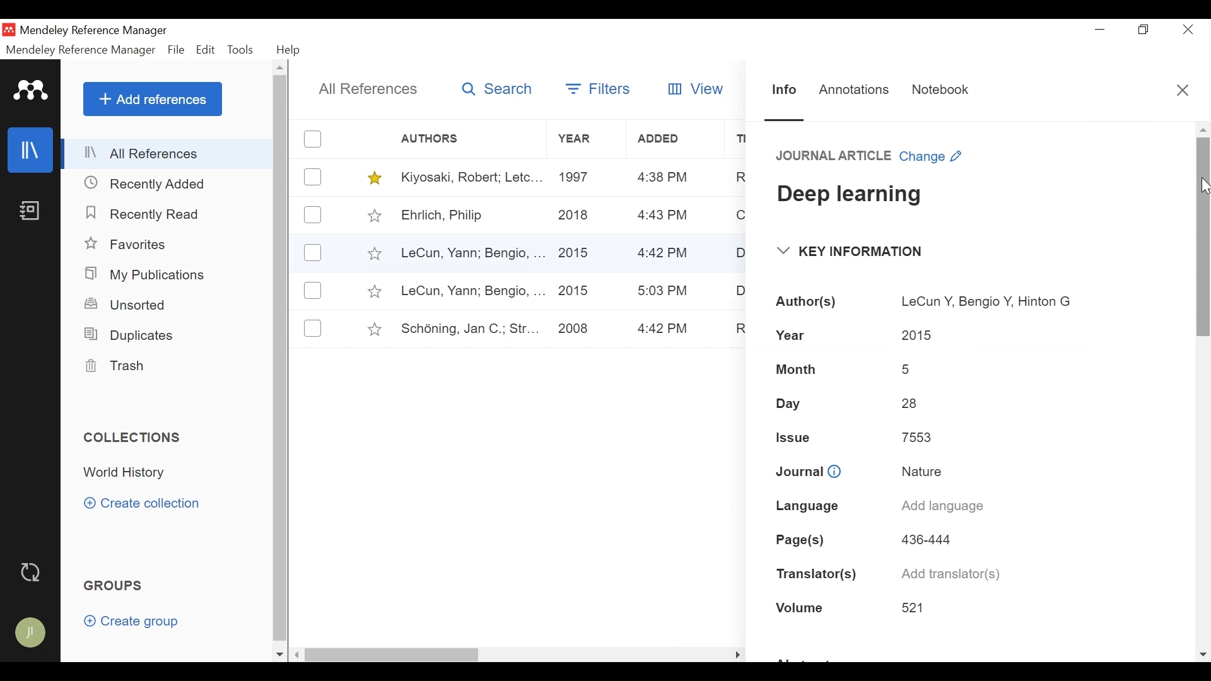 The image size is (1211, 681). What do you see at coordinates (134, 245) in the screenshot?
I see `Favorites` at bounding box center [134, 245].